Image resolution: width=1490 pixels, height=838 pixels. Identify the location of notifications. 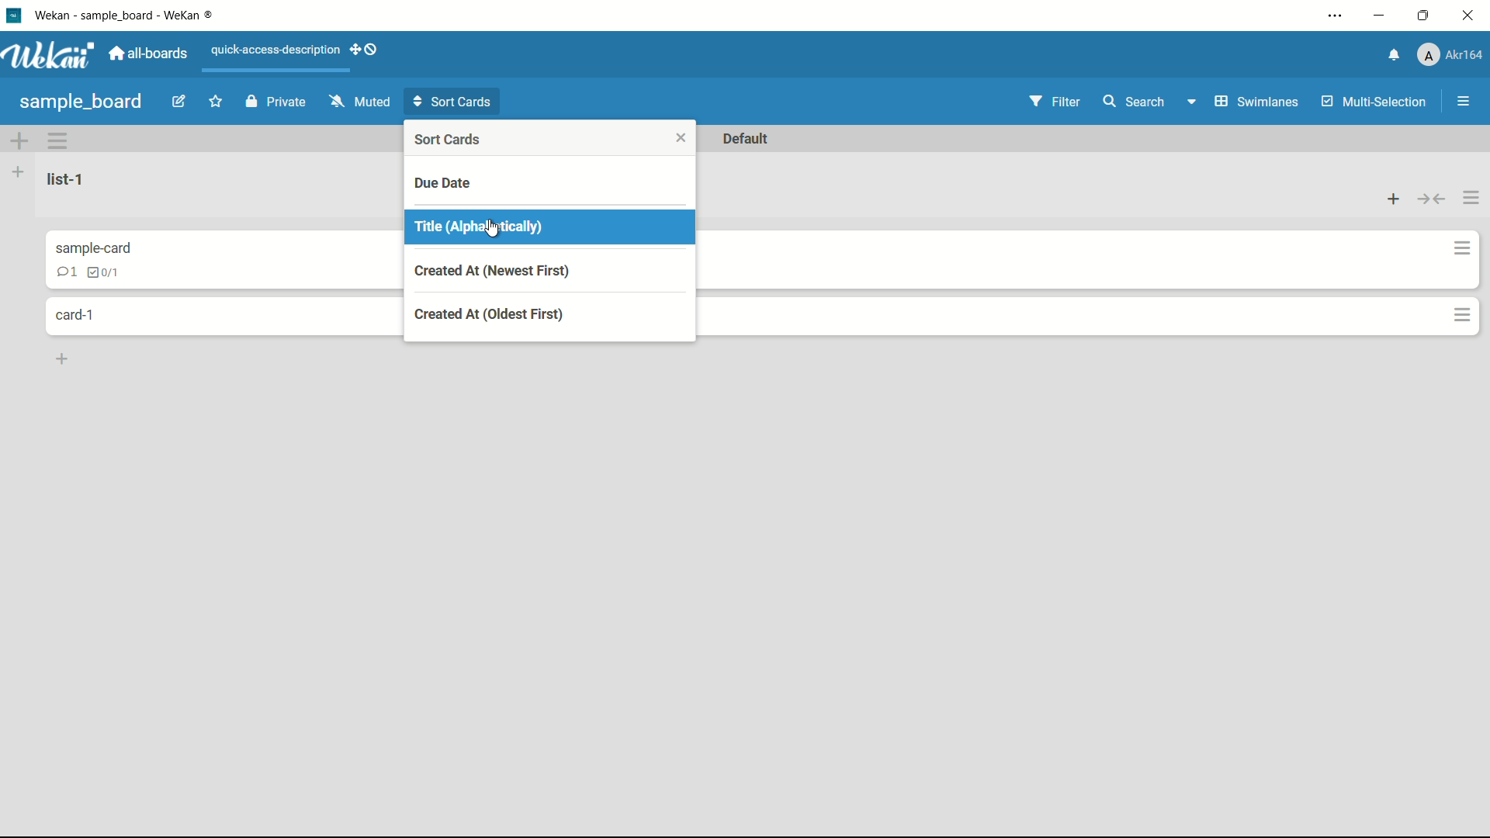
(1395, 55).